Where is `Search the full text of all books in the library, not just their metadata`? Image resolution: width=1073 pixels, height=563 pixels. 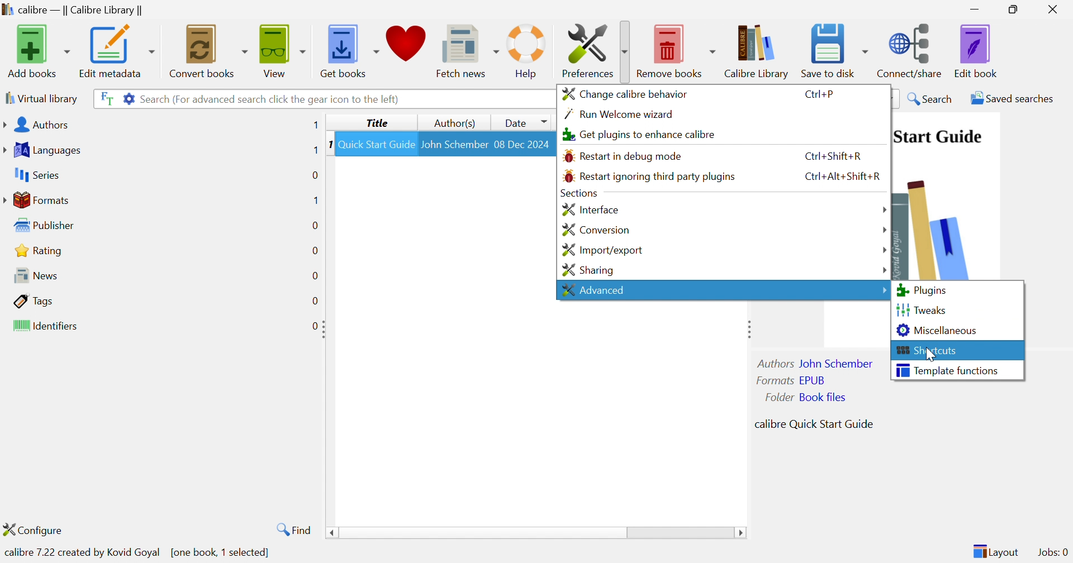 Search the full text of all books in the library, not just their metadata is located at coordinates (105, 98).